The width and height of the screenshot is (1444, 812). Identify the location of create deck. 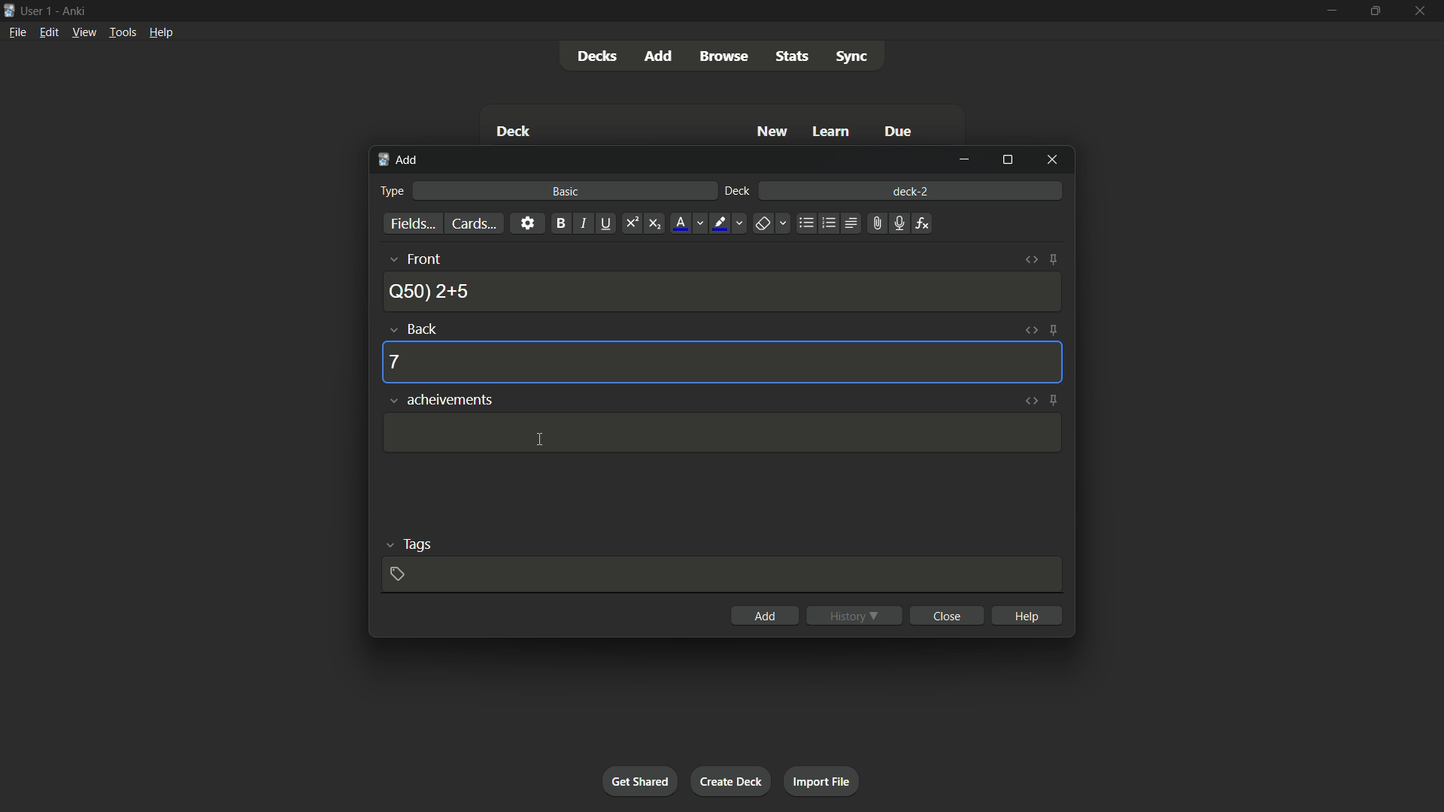
(732, 780).